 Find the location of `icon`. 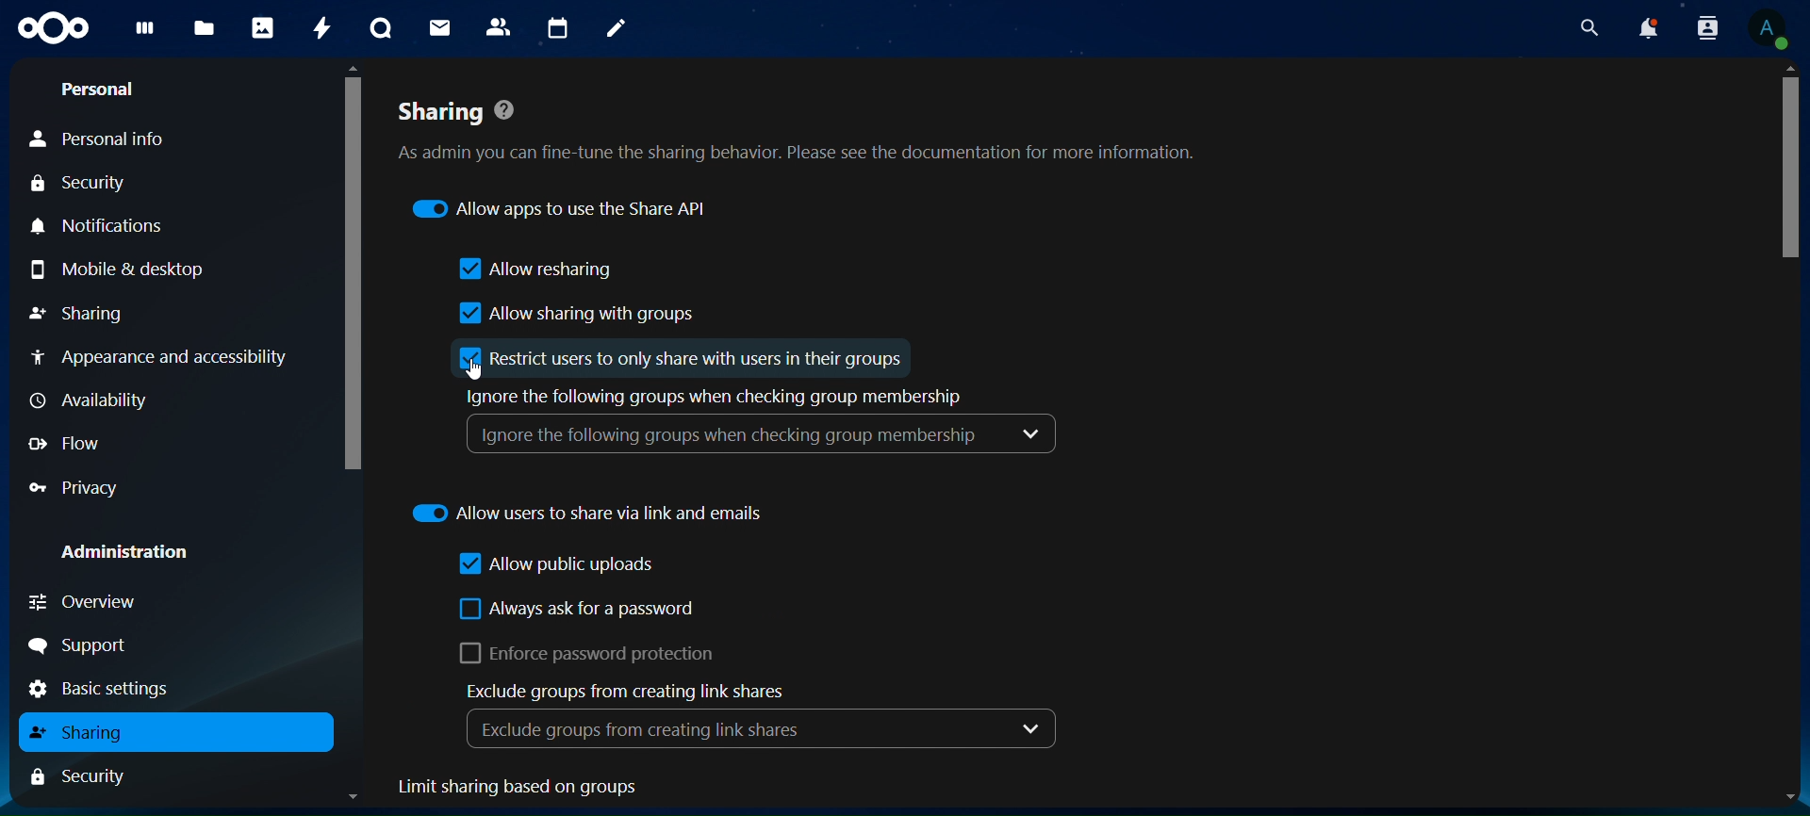

icon is located at coordinates (53, 29).